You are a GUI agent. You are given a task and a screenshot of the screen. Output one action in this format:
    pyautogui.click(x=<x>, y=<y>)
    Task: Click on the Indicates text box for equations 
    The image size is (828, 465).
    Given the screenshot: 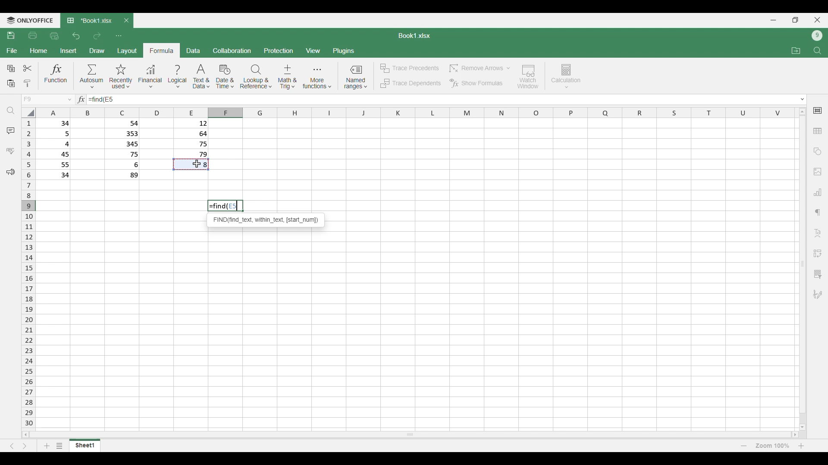 What is the action you would take?
    pyautogui.click(x=80, y=99)
    